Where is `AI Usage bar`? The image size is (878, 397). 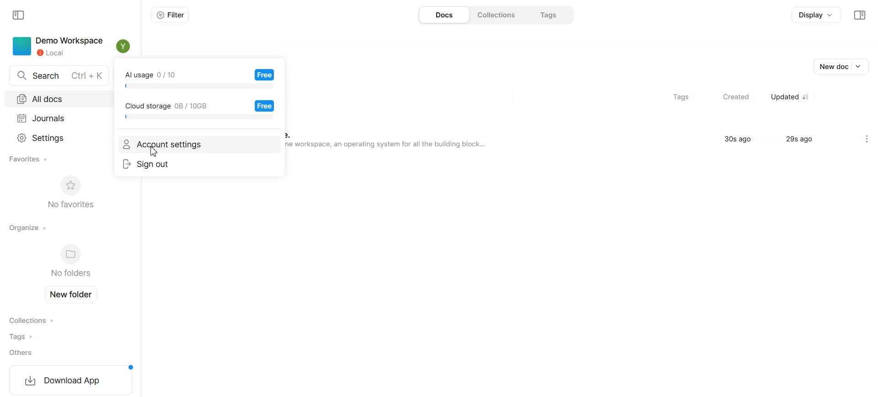 AI Usage bar is located at coordinates (199, 80).